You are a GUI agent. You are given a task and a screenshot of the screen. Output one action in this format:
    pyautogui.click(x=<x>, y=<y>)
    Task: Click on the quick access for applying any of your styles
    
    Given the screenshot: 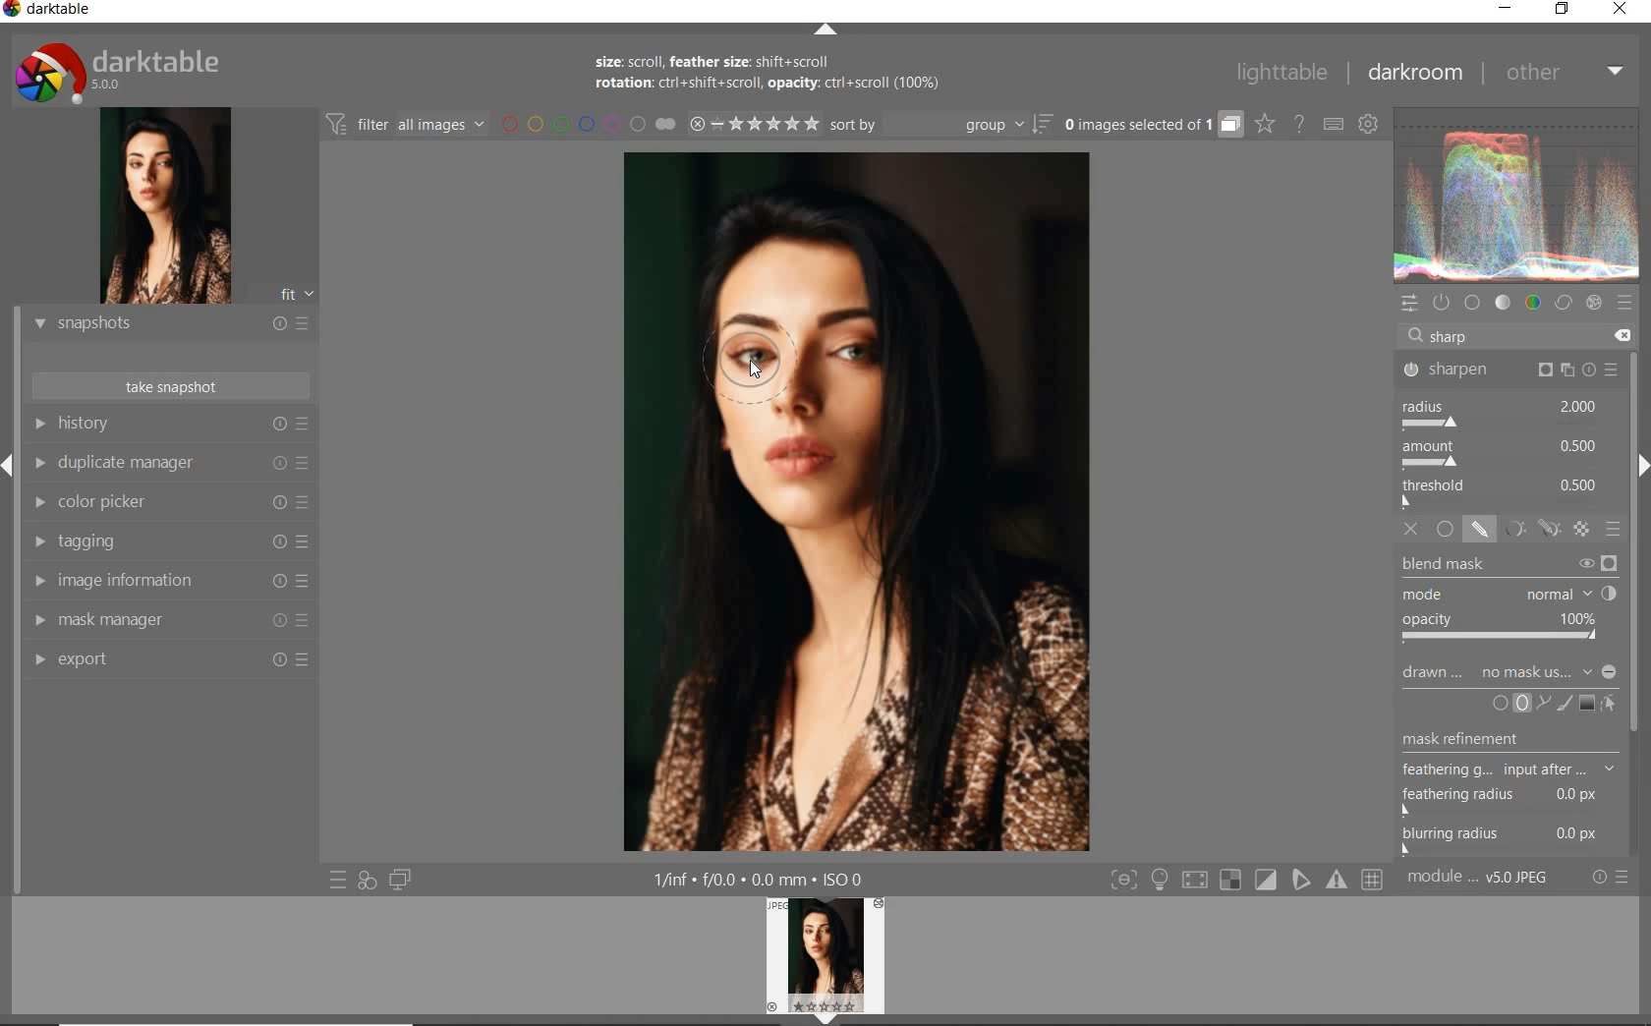 What is the action you would take?
    pyautogui.click(x=367, y=881)
    